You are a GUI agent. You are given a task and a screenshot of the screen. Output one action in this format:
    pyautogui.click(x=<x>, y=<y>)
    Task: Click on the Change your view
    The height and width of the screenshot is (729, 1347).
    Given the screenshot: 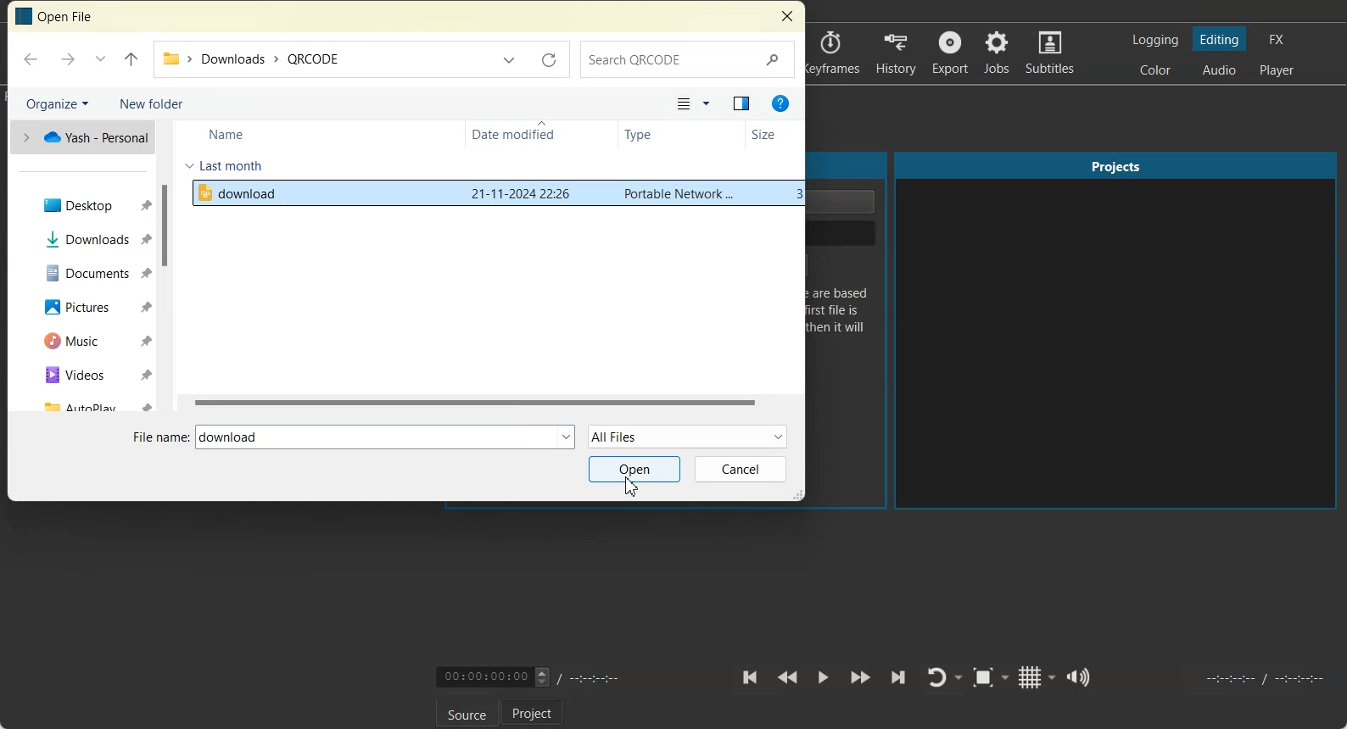 What is the action you would take?
    pyautogui.click(x=693, y=105)
    